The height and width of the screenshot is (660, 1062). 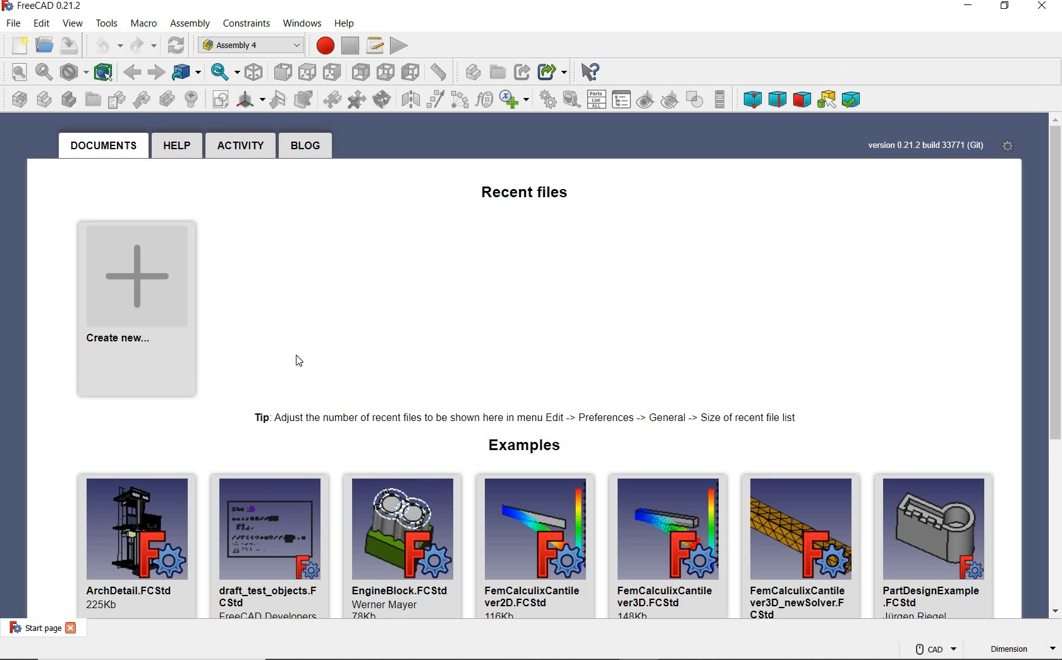 I want to click on isometric, so click(x=254, y=74).